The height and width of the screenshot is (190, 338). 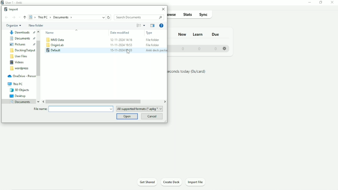 I want to click on Pictures, so click(x=22, y=44).